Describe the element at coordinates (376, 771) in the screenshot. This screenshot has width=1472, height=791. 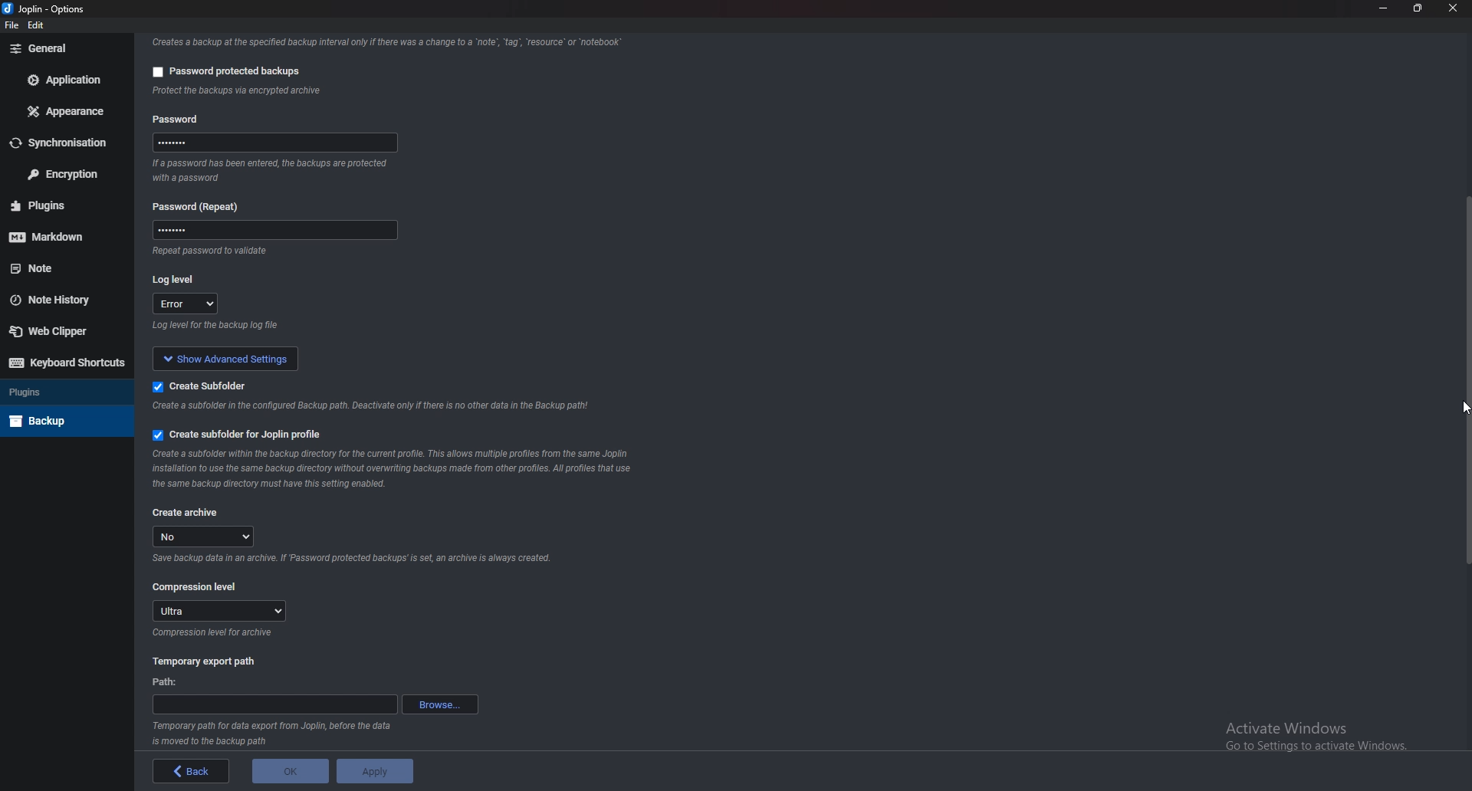
I see `apply` at that location.